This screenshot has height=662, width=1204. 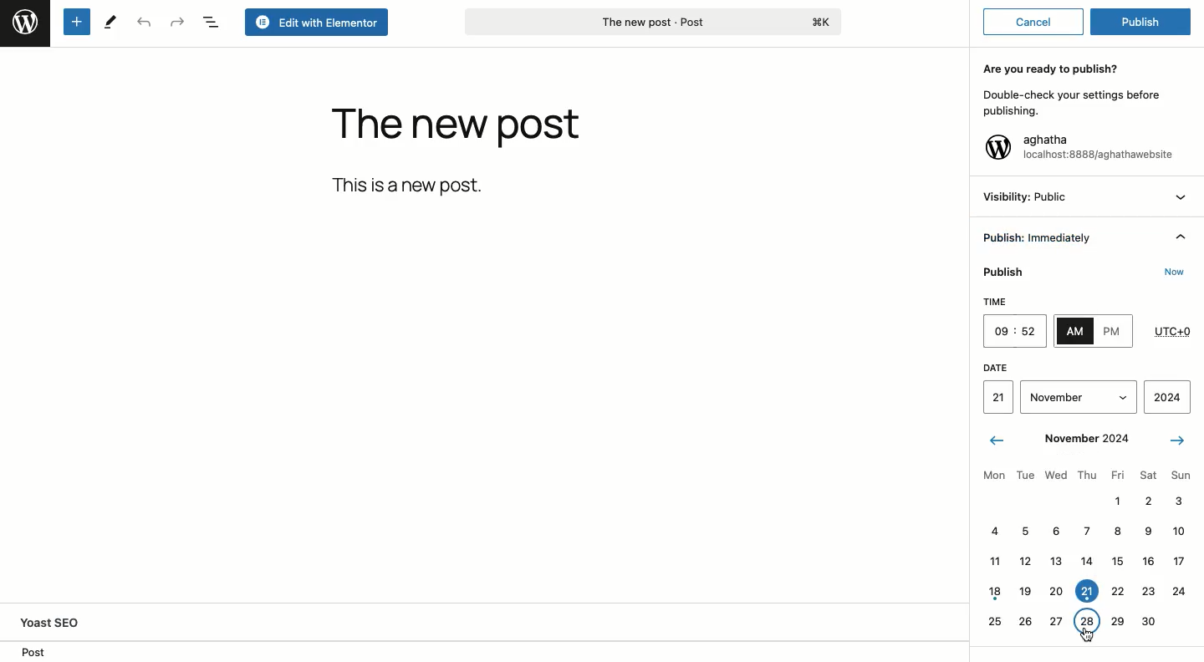 I want to click on 23, so click(x=1146, y=592).